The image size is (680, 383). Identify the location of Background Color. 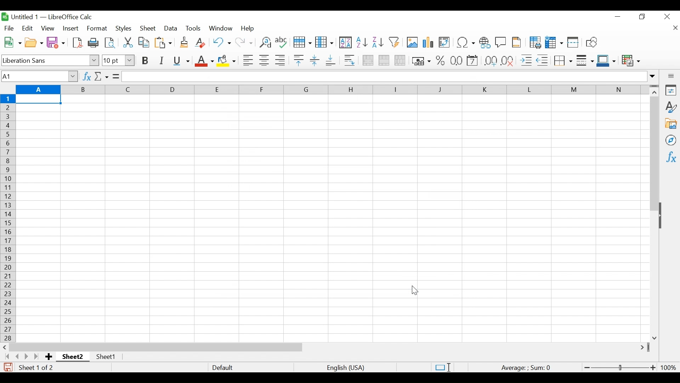
(227, 62).